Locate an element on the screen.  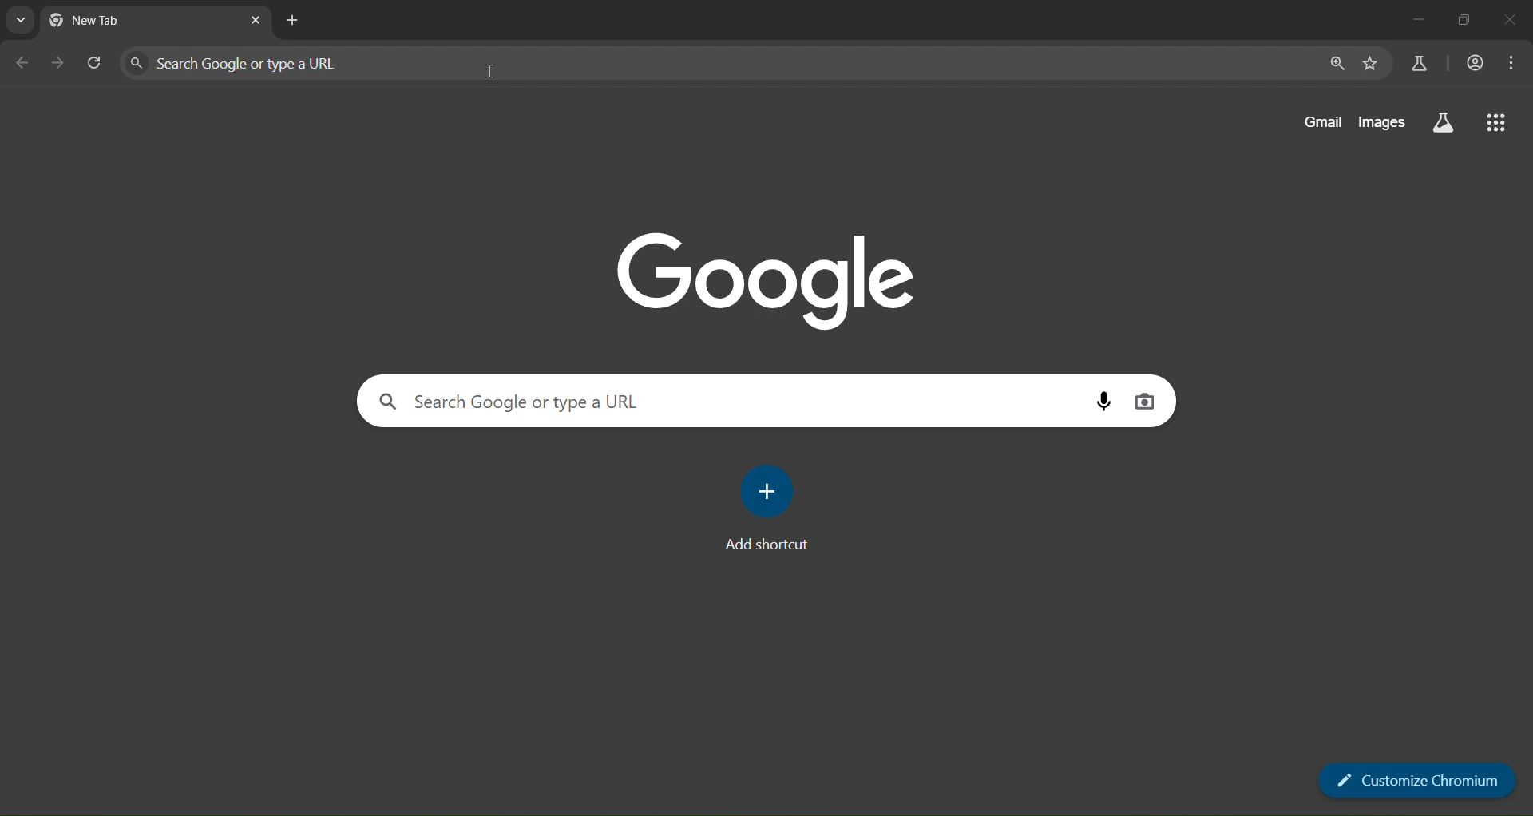
new tab is located at coordinates (293, 19).